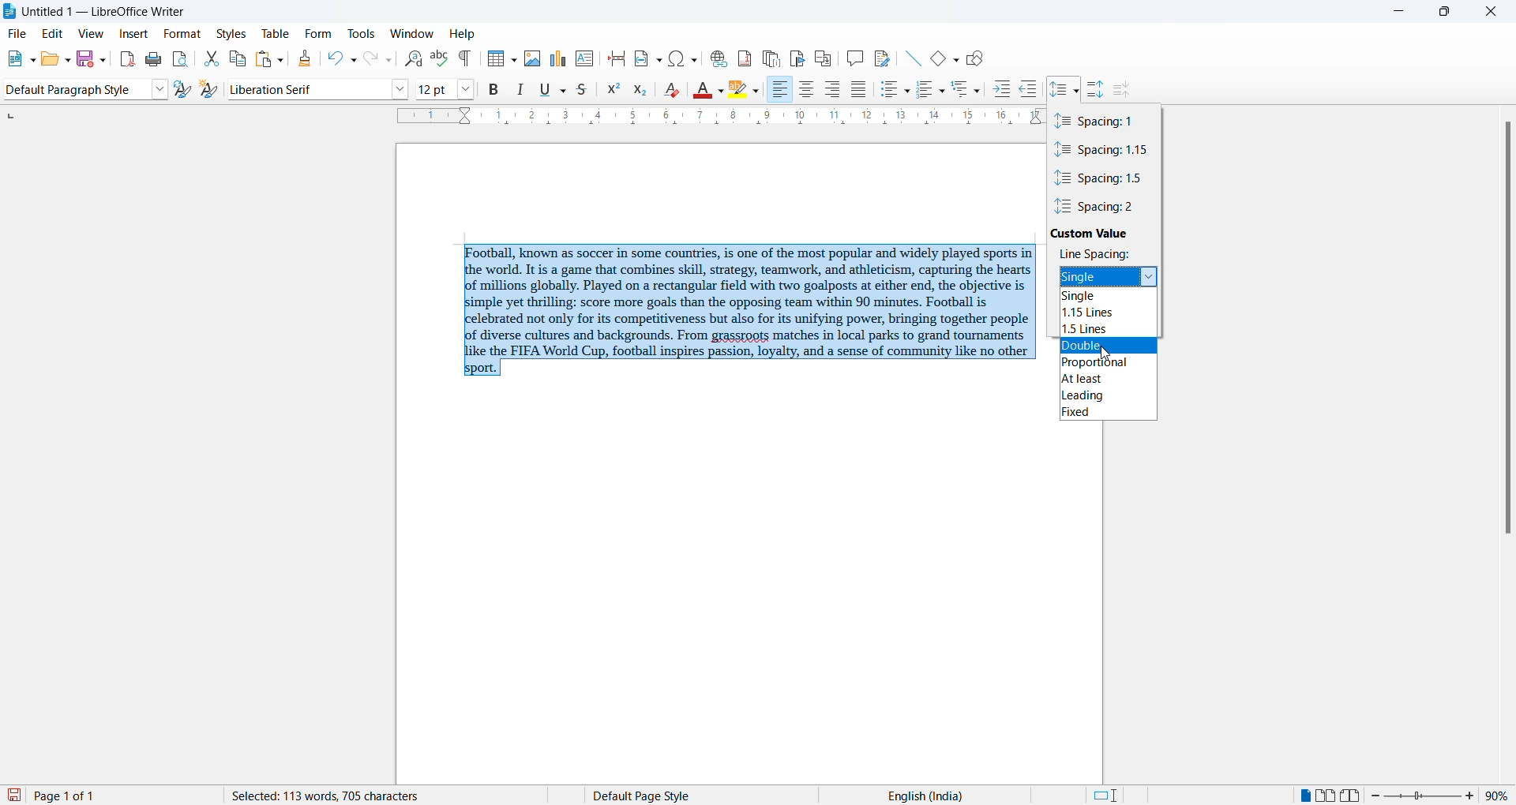 The height and width of the screenshot is (805, 1516). I want to click on justified, so click(859, 89).